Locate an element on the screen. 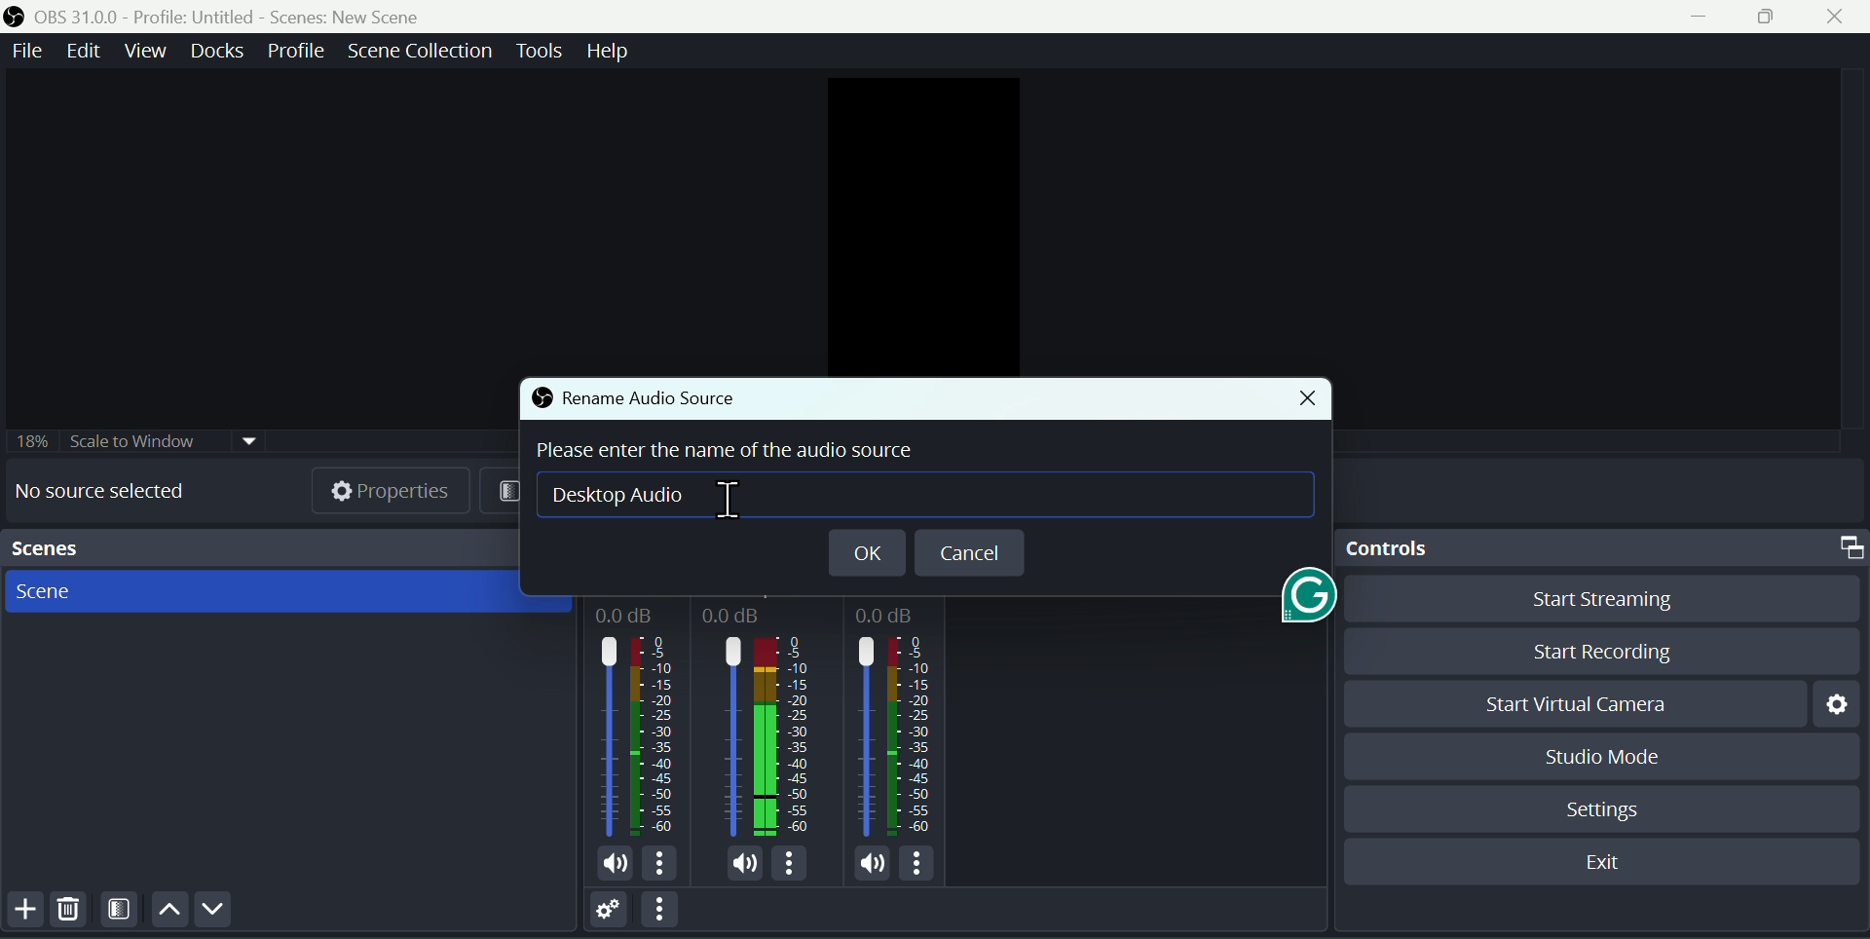 Image resolution: width=1870 pixels, height=939 pixels. Close is located at coordinates (1840, 19).